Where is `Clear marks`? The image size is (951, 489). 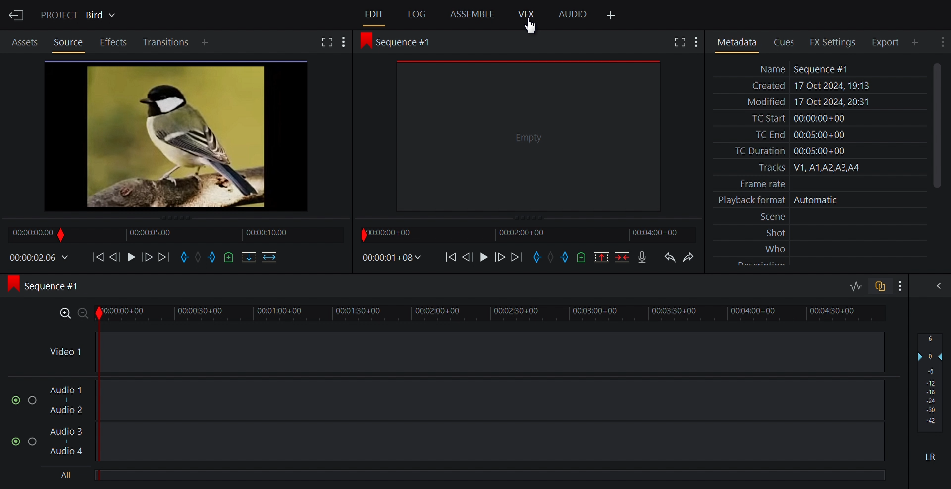 Clear marks is located at coordinates (197, 257).